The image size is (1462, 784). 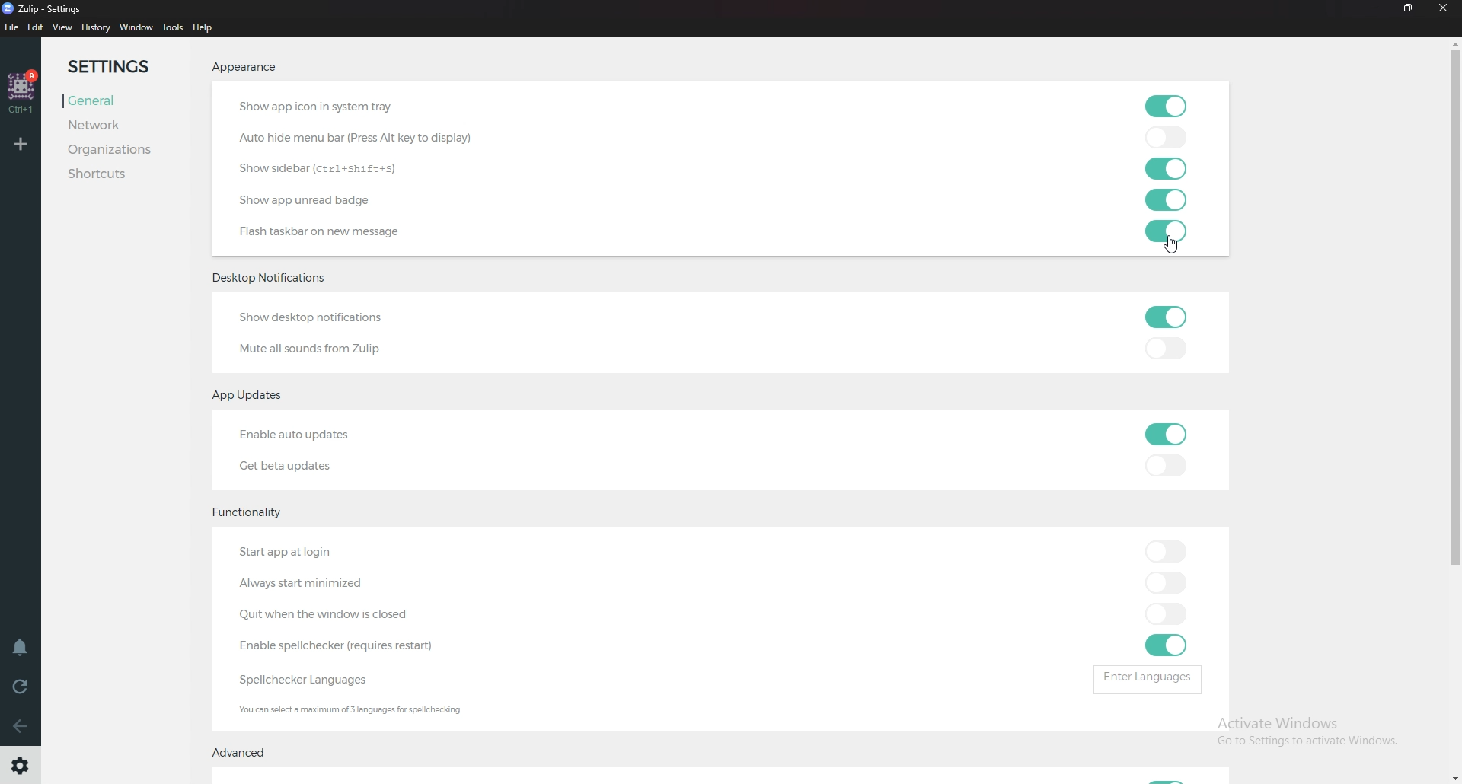 I want to click on Reload, so click(x=21, y=687).